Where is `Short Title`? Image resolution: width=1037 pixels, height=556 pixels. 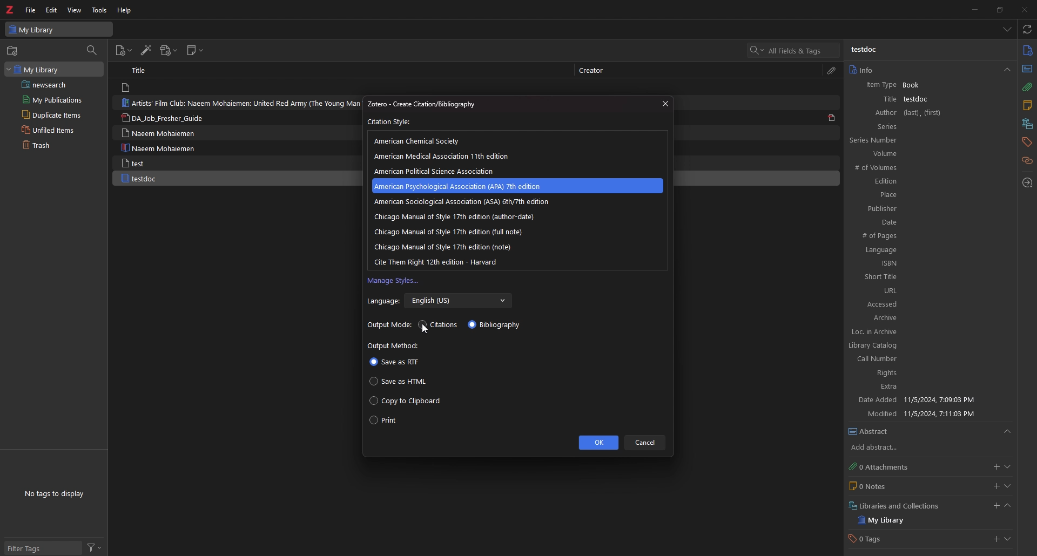 Short Title is located at coordinates (928, 277).